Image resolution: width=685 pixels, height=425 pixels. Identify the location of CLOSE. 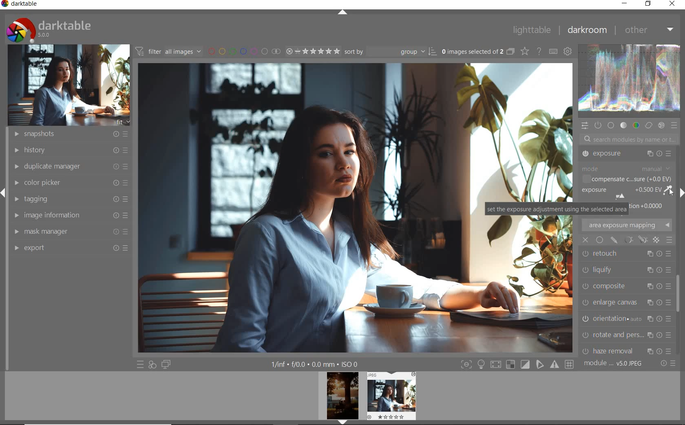
(672, 4).